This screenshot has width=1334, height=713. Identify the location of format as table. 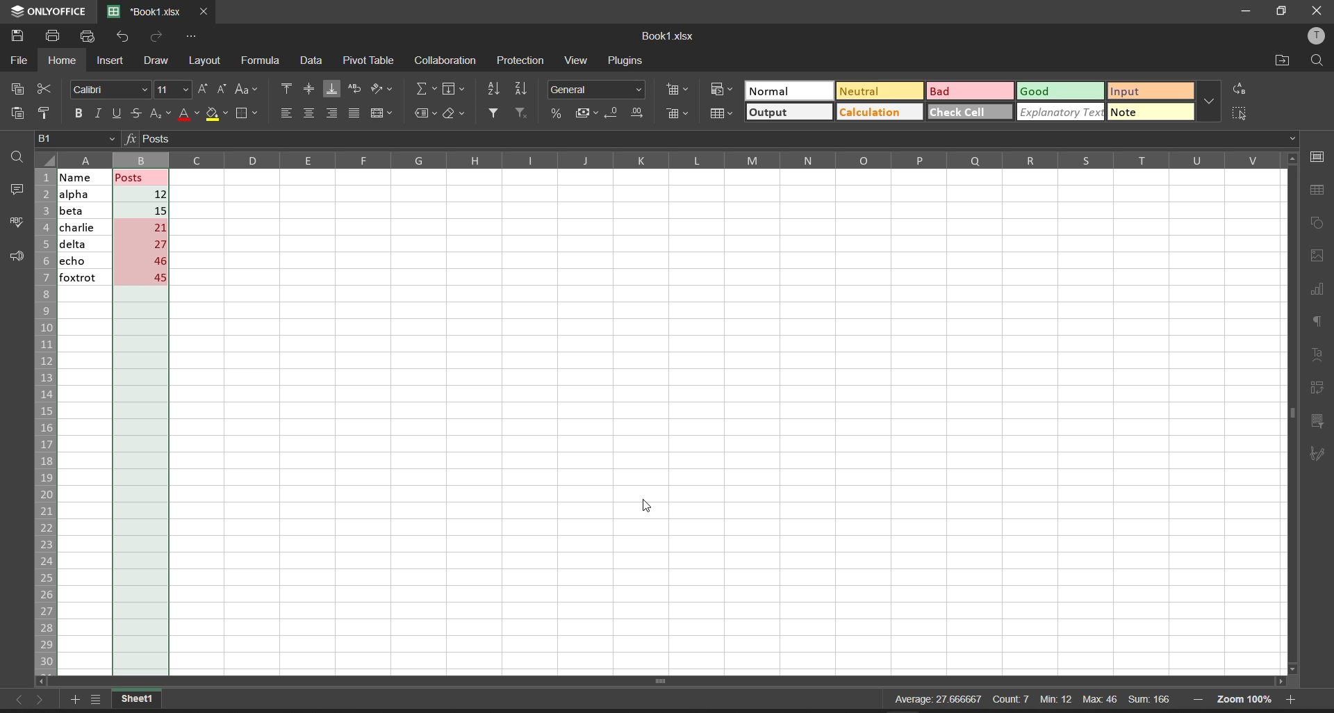
(725, 115).